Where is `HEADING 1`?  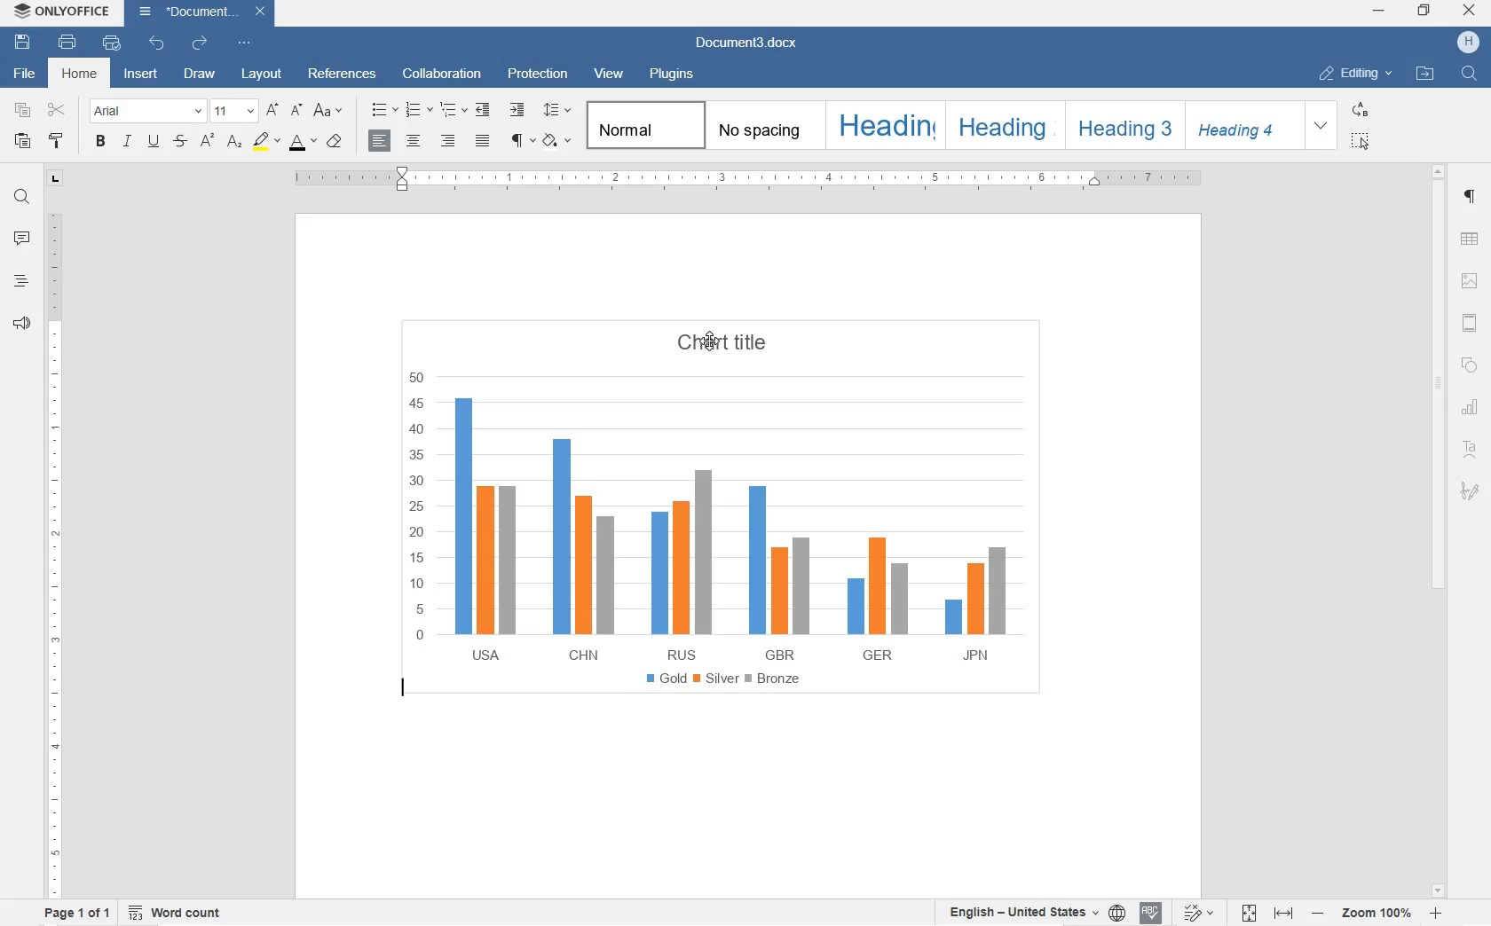
HEADING 1 is located at coordinates (882, 126).